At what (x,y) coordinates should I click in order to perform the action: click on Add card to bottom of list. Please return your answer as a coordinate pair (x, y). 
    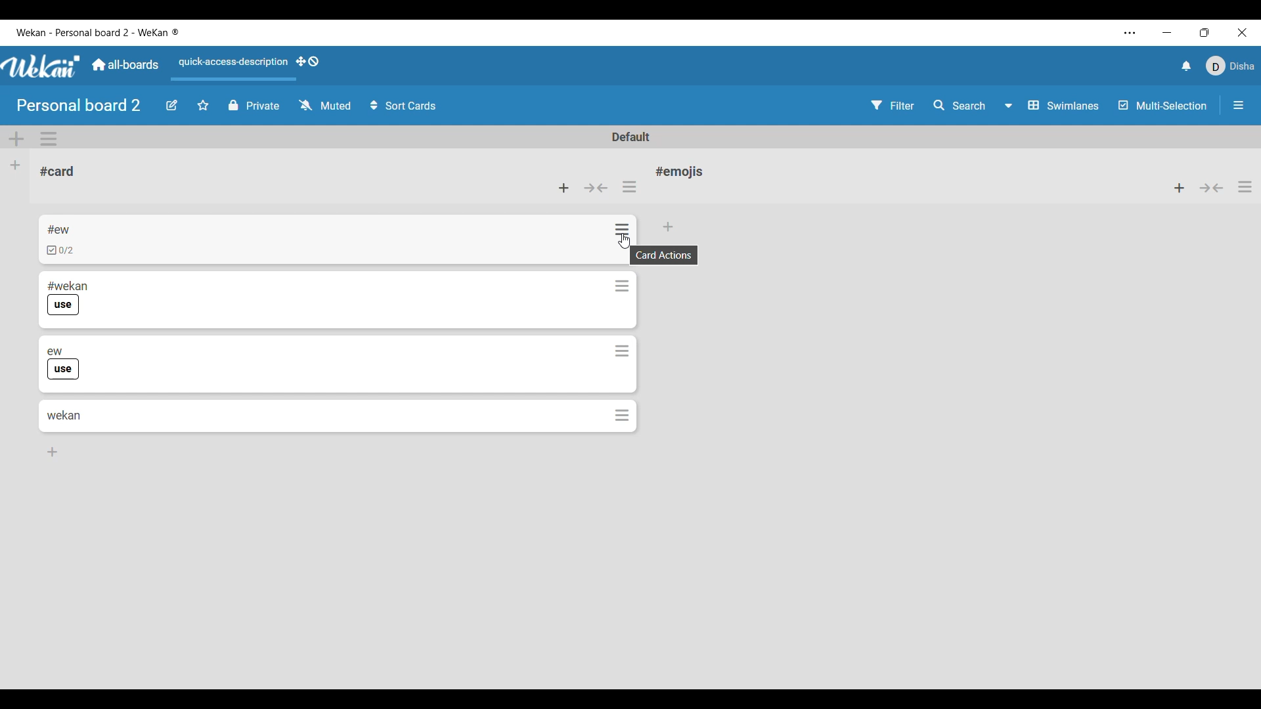
    Looking at the image, I should click on (669, 226).